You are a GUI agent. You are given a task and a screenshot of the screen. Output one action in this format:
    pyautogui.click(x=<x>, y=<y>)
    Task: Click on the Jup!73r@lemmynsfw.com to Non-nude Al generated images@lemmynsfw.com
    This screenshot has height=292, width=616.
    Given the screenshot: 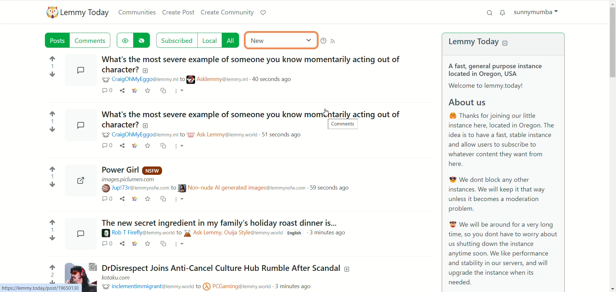 What is the action you would take?
    pyautogui.click(x=203, y=189)
    